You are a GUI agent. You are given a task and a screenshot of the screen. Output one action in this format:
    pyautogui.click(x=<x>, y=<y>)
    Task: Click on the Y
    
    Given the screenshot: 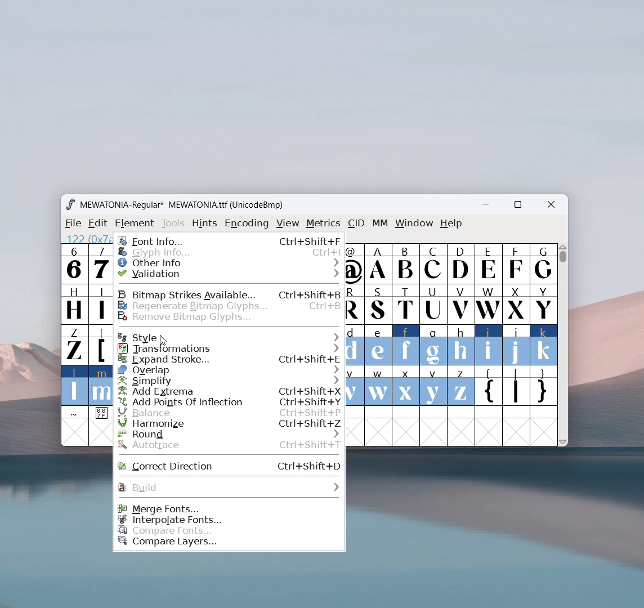 What is the action you would take?
    pyautogui.click(x=544, y=303)
    